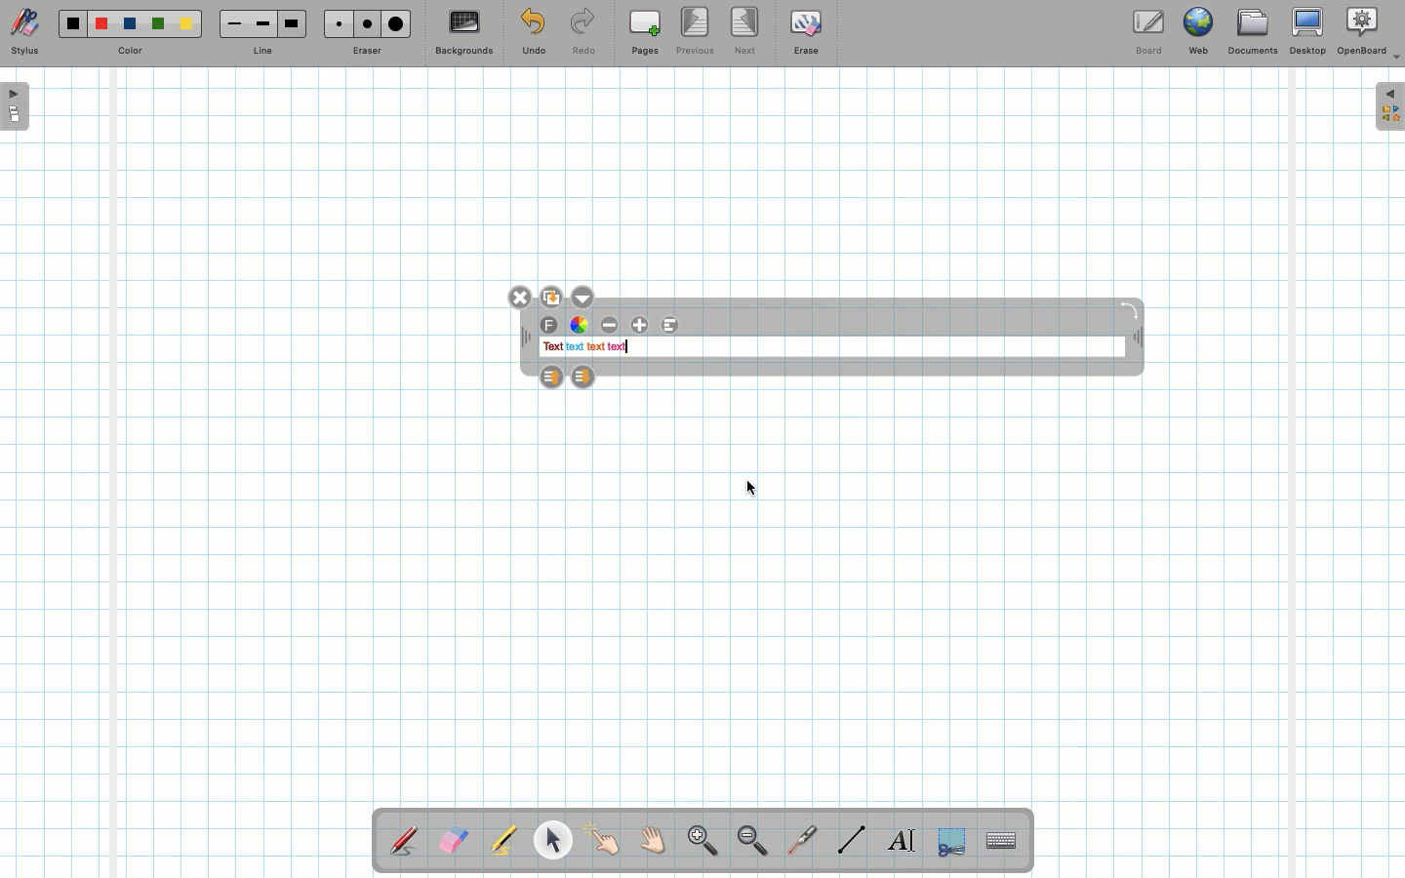 The width and height of the screenshot is (1405, 878). I want to click on Backgrounds, so click(463, 33).